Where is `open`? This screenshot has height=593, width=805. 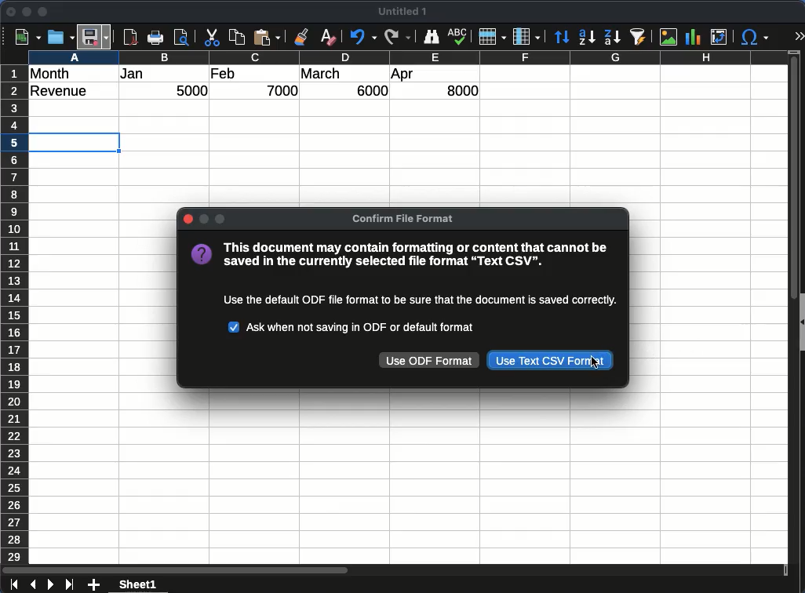
open is located at coordinates (60, 38).